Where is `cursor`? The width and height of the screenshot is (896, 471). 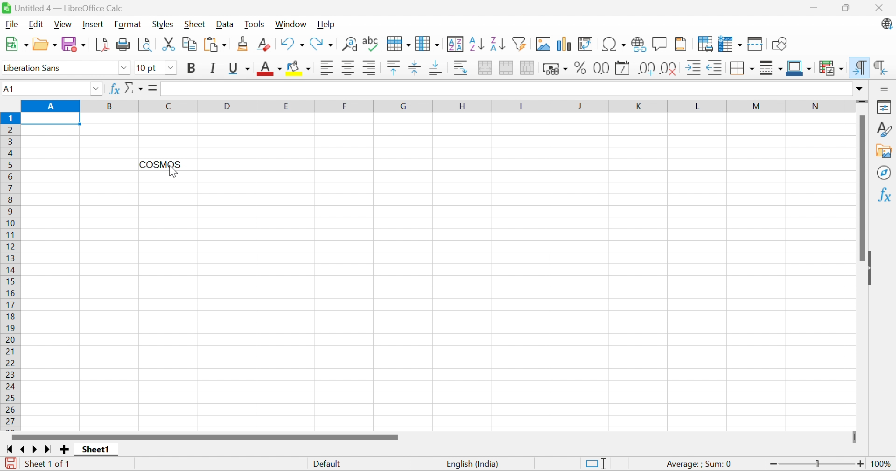
cursor is located at coordinates (177, 173).